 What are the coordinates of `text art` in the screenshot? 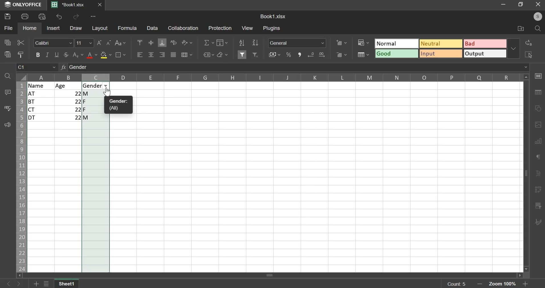 It's located at (538, 174).